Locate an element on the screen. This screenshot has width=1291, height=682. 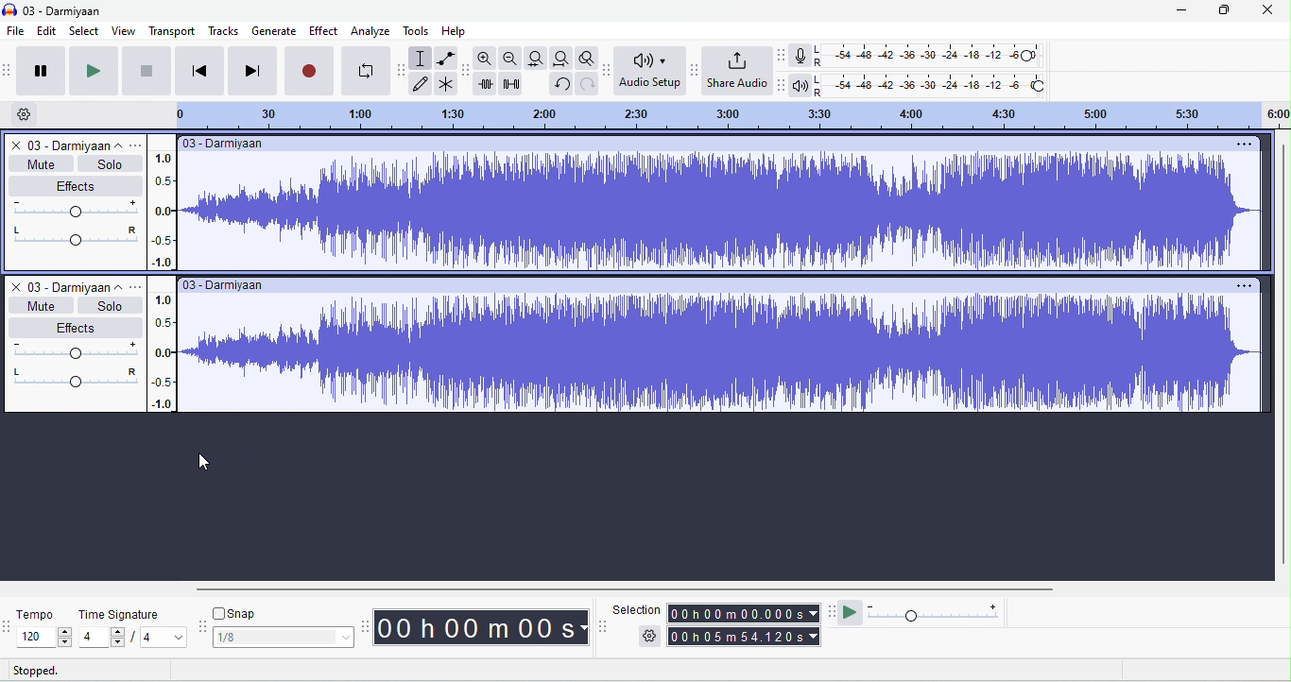
audio set up tool bar is located at coordinates (607, 69).